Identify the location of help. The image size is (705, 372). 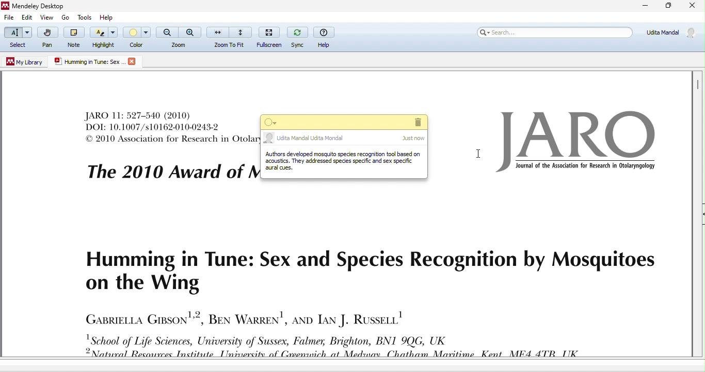
(326, 38).